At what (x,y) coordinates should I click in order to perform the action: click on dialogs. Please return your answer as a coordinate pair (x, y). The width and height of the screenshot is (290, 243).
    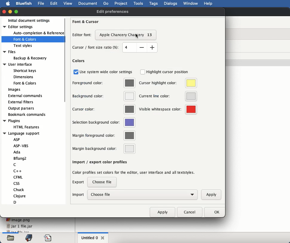
    Looking at the image, I should click on (171, 4).